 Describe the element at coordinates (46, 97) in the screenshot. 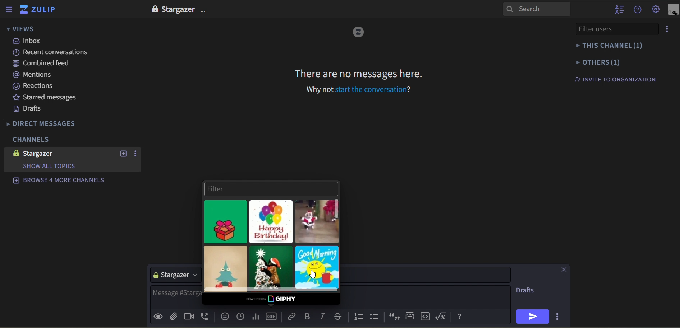

I see `starred messages` at that location.